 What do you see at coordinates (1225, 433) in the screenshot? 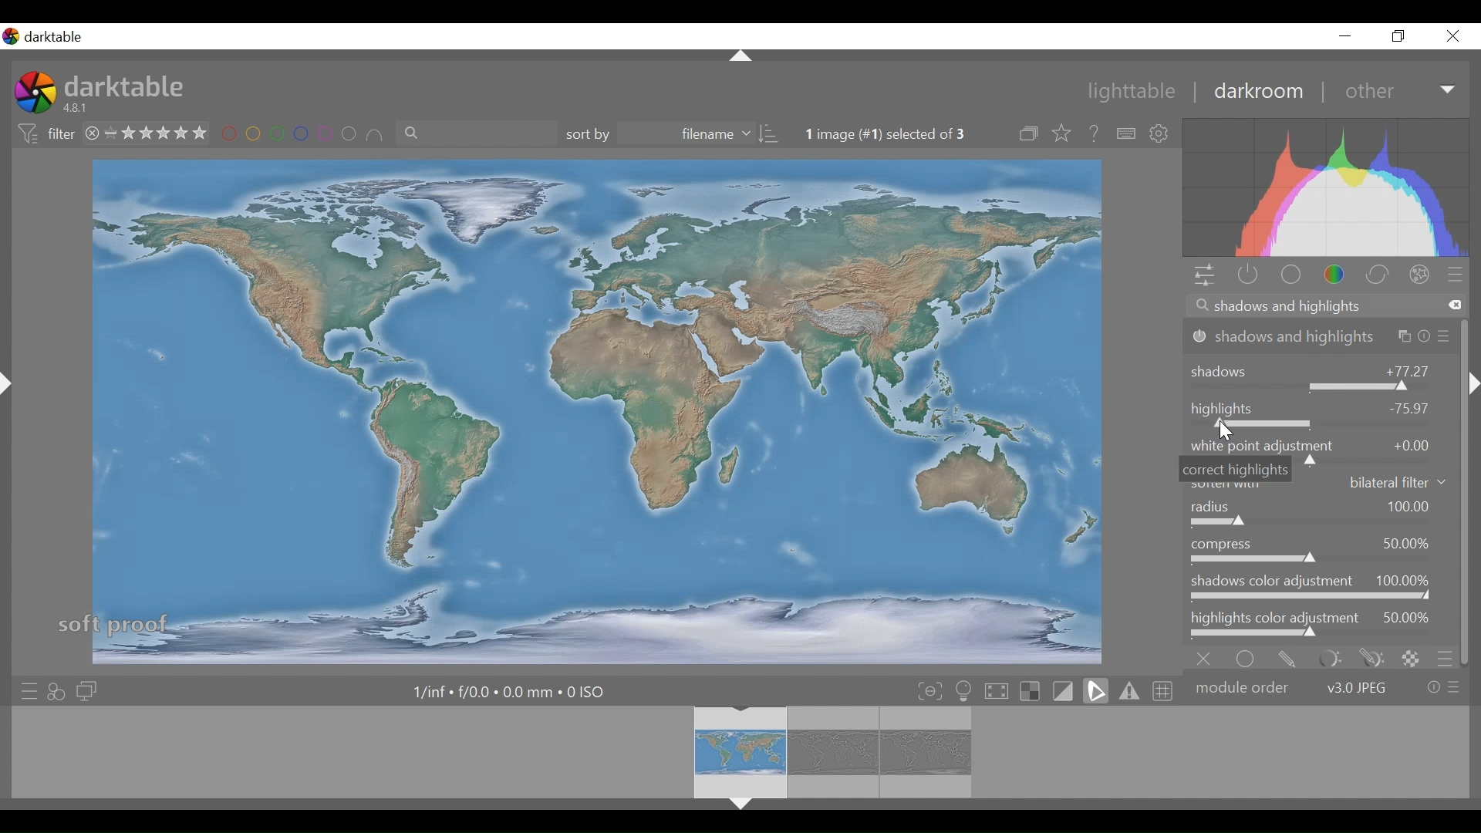
I see `cursor` at bounding box center [1225, 433].